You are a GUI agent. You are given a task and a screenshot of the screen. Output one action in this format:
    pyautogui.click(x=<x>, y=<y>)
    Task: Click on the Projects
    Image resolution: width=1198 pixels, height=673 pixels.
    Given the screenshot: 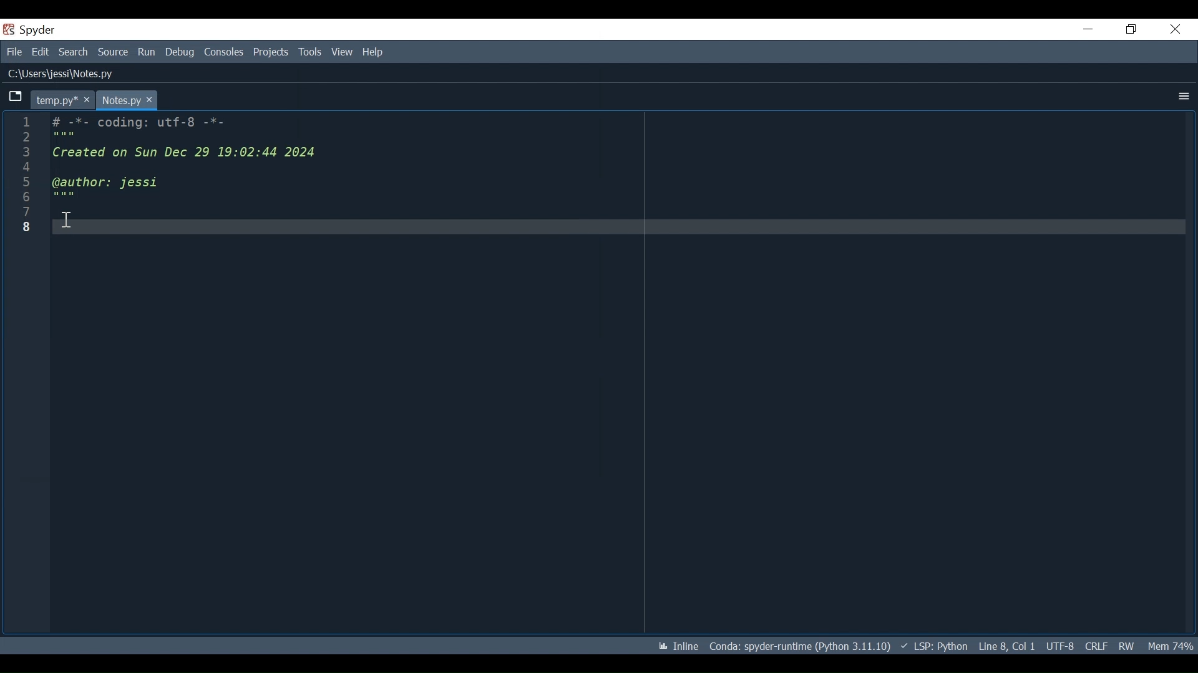 What is the action you would take?
    pyautogui.click(x=271, y=52)
    